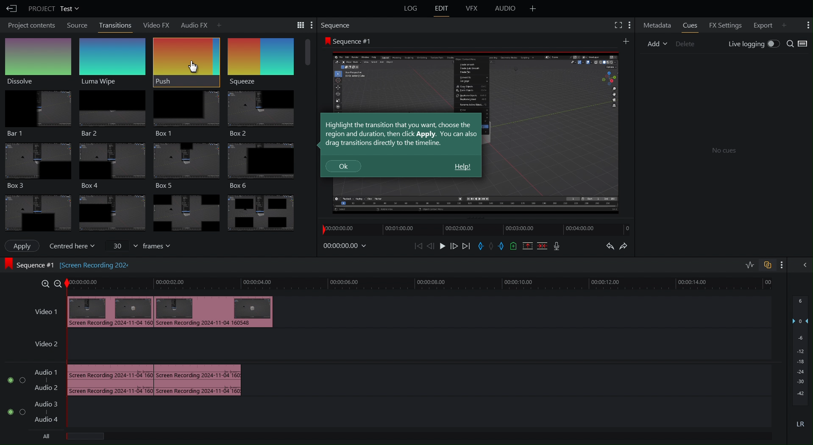  What do you see at coordinates (685, 43) in the screenshot?
I see `Delete` at bounding box center [685, 43].